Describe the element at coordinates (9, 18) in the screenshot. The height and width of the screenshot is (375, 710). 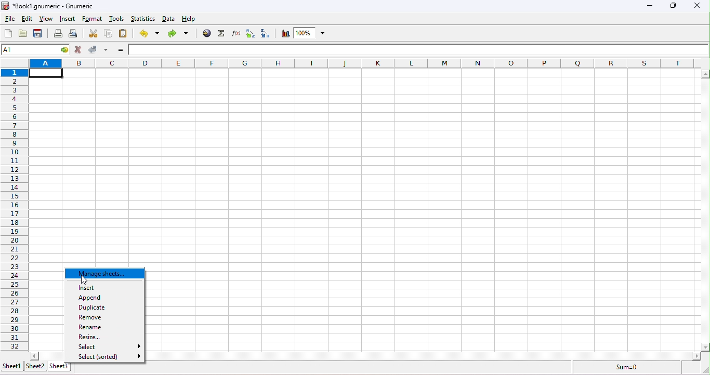
I see `file` at that location.